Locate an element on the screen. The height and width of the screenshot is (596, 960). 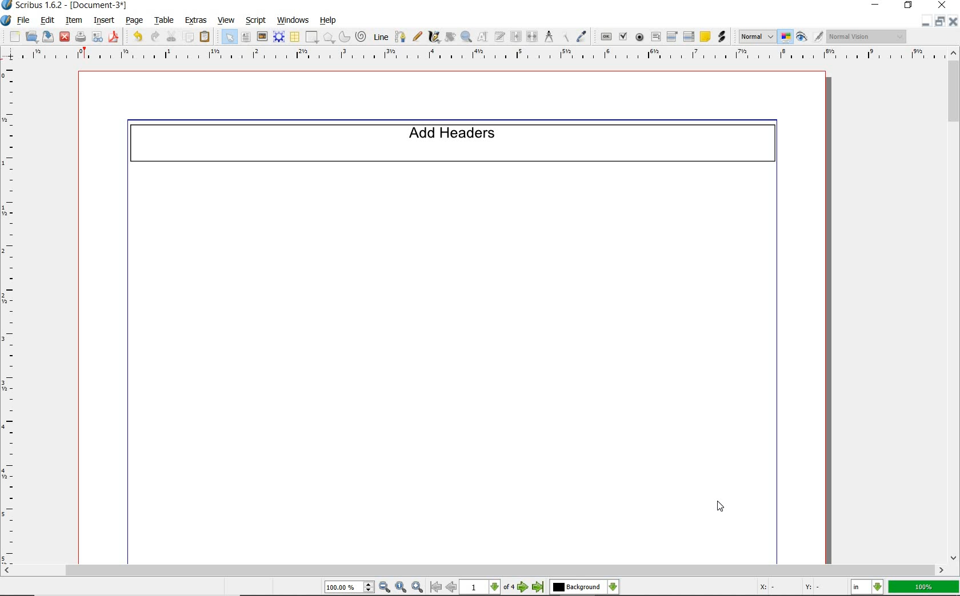
scrollbar is located at coordinates (473, 571).